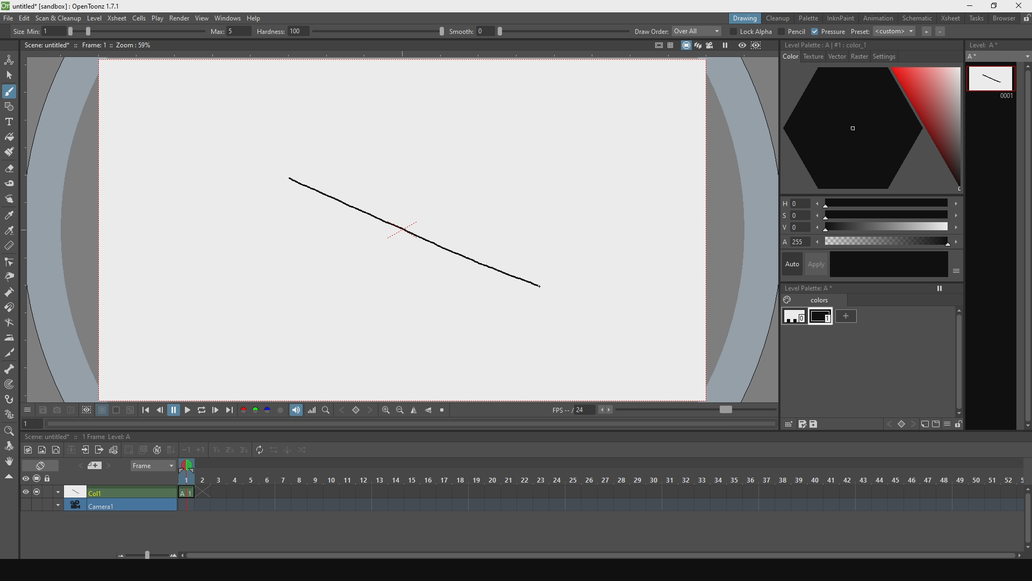 This screenshot has width=1032, height=581. I want to click on stop, so click(684, 47).